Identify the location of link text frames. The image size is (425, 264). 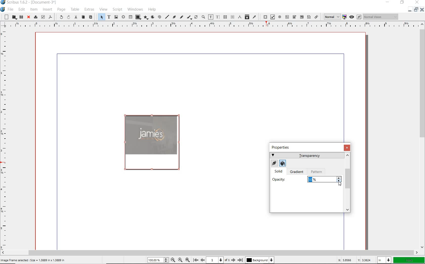
(224, 17).